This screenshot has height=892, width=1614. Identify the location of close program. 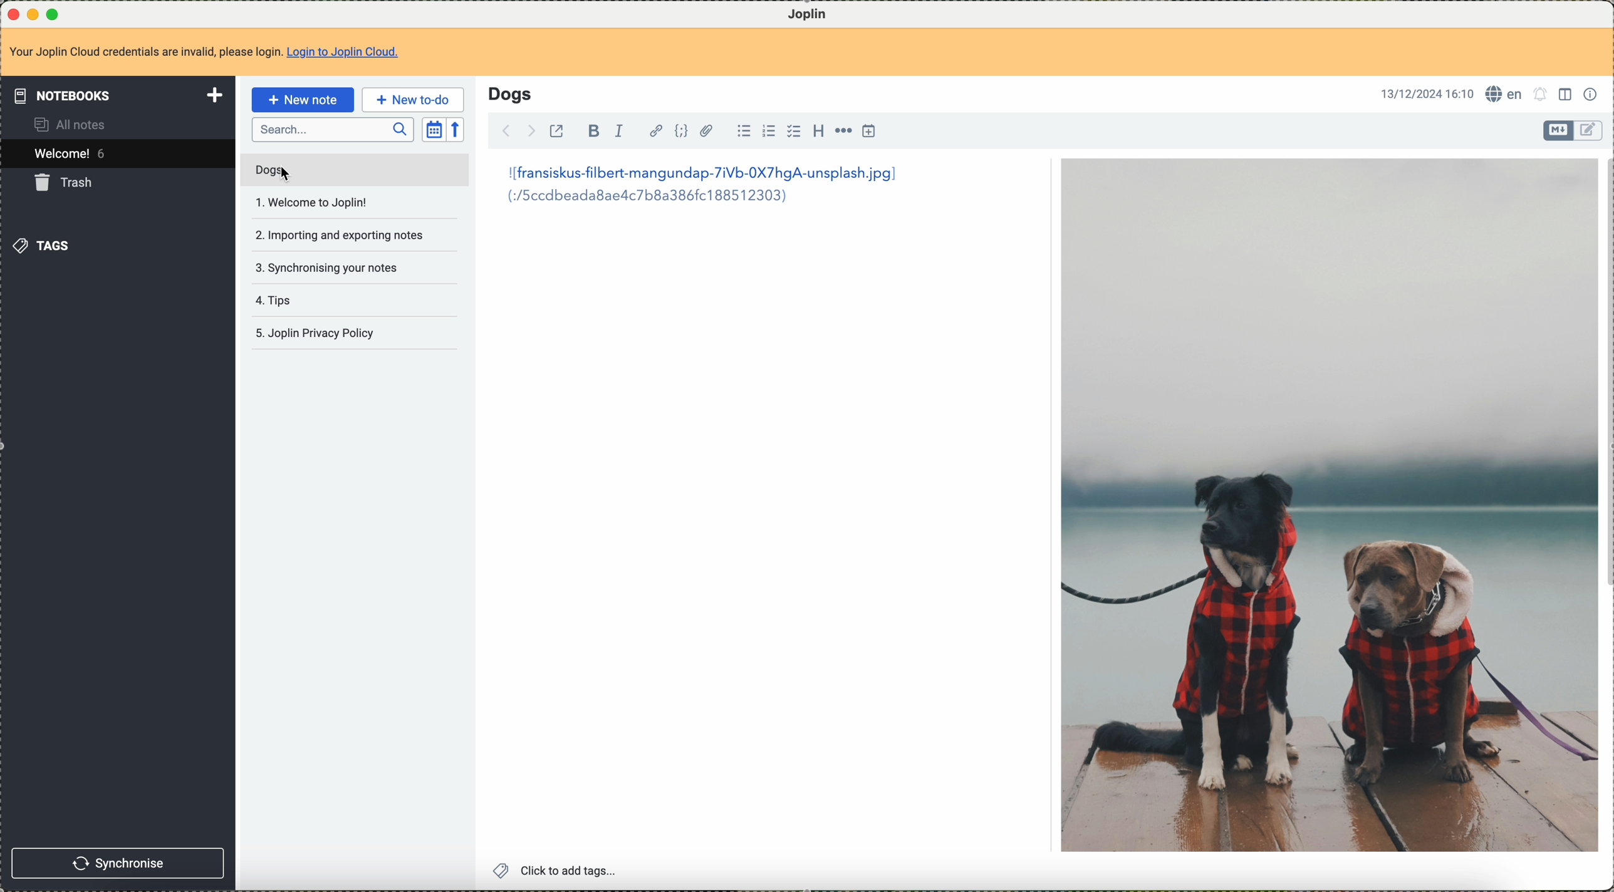
(12, 12).